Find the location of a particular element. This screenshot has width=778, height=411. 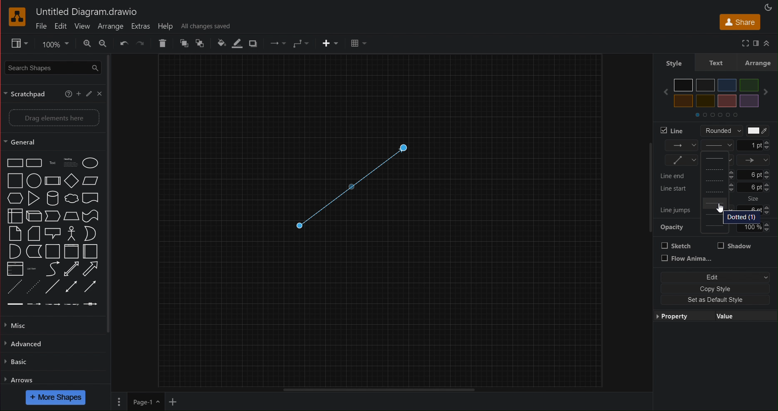

Extras is located at coordinates (141, 26).